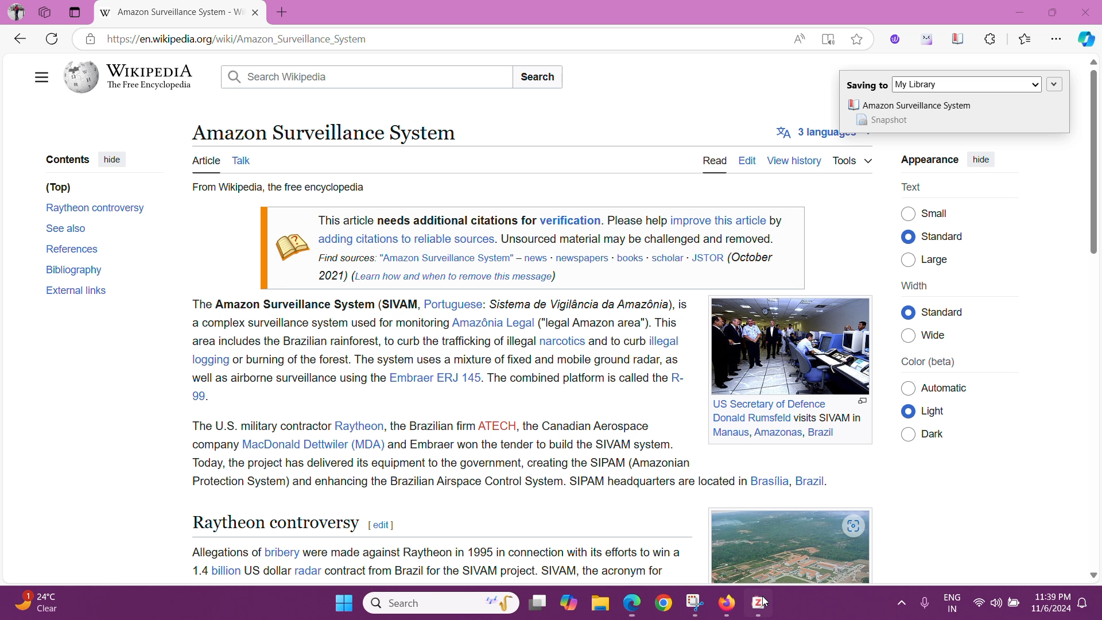 Image resolution: width=1102 pixels, height=620 pixels. What do you see at coordinates (90, 38) in the screenshot?
I see `View Site information` at bounding box center [90, 38].